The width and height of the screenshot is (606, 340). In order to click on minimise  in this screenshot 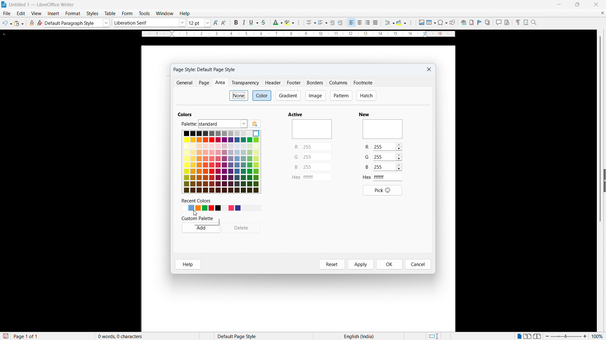, I will do `click(559, 4)`.